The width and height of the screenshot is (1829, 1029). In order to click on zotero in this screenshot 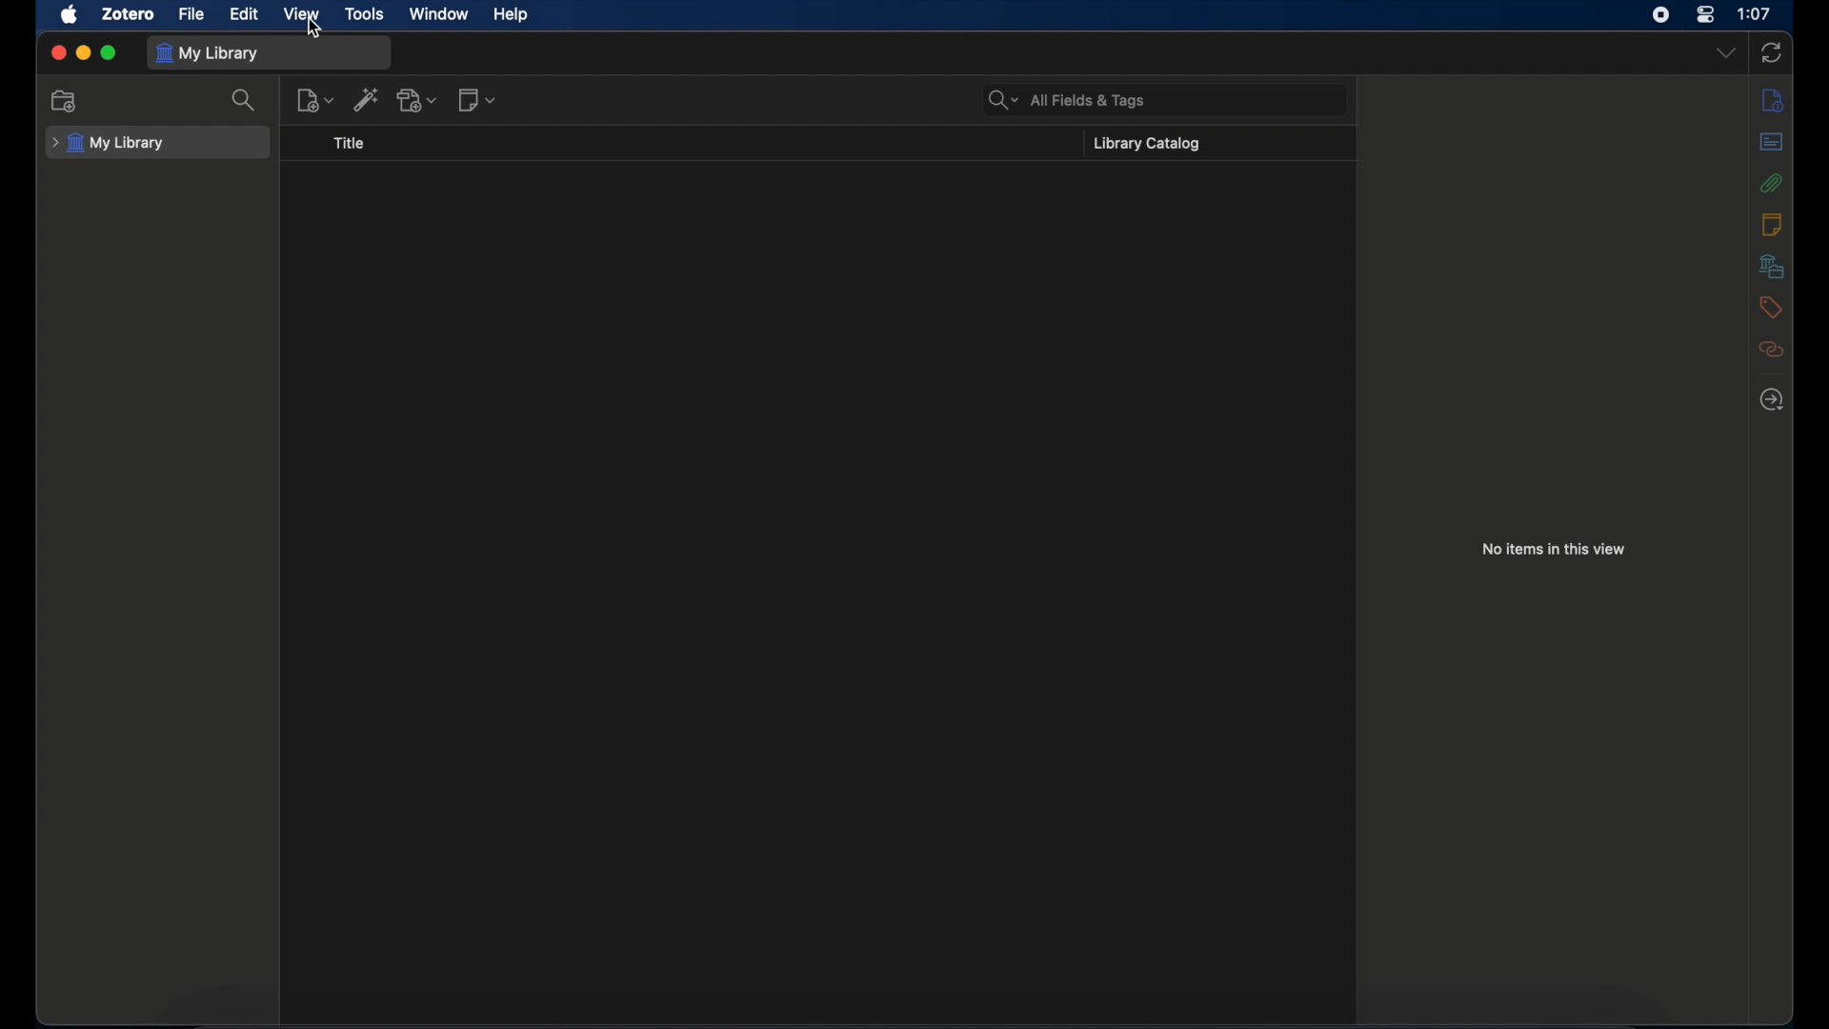, I will do `click(128, 14)`.